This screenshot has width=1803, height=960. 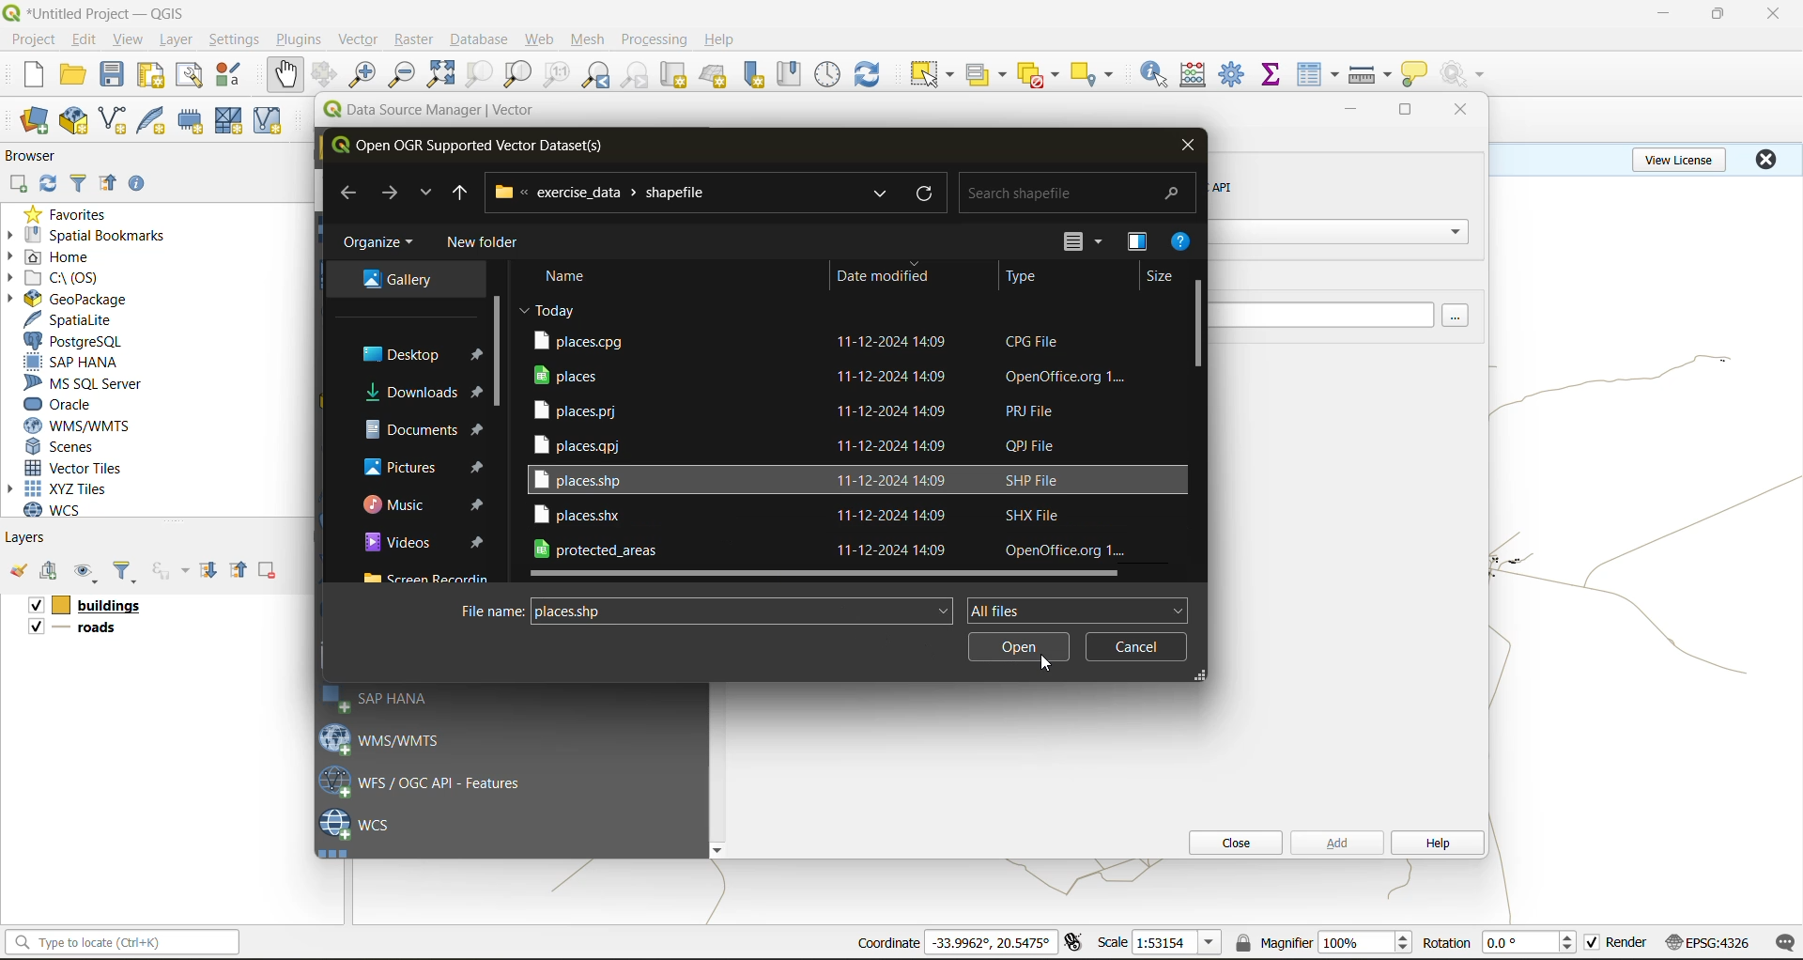 I want to click on vector tiles, so click(x=78, y=466).